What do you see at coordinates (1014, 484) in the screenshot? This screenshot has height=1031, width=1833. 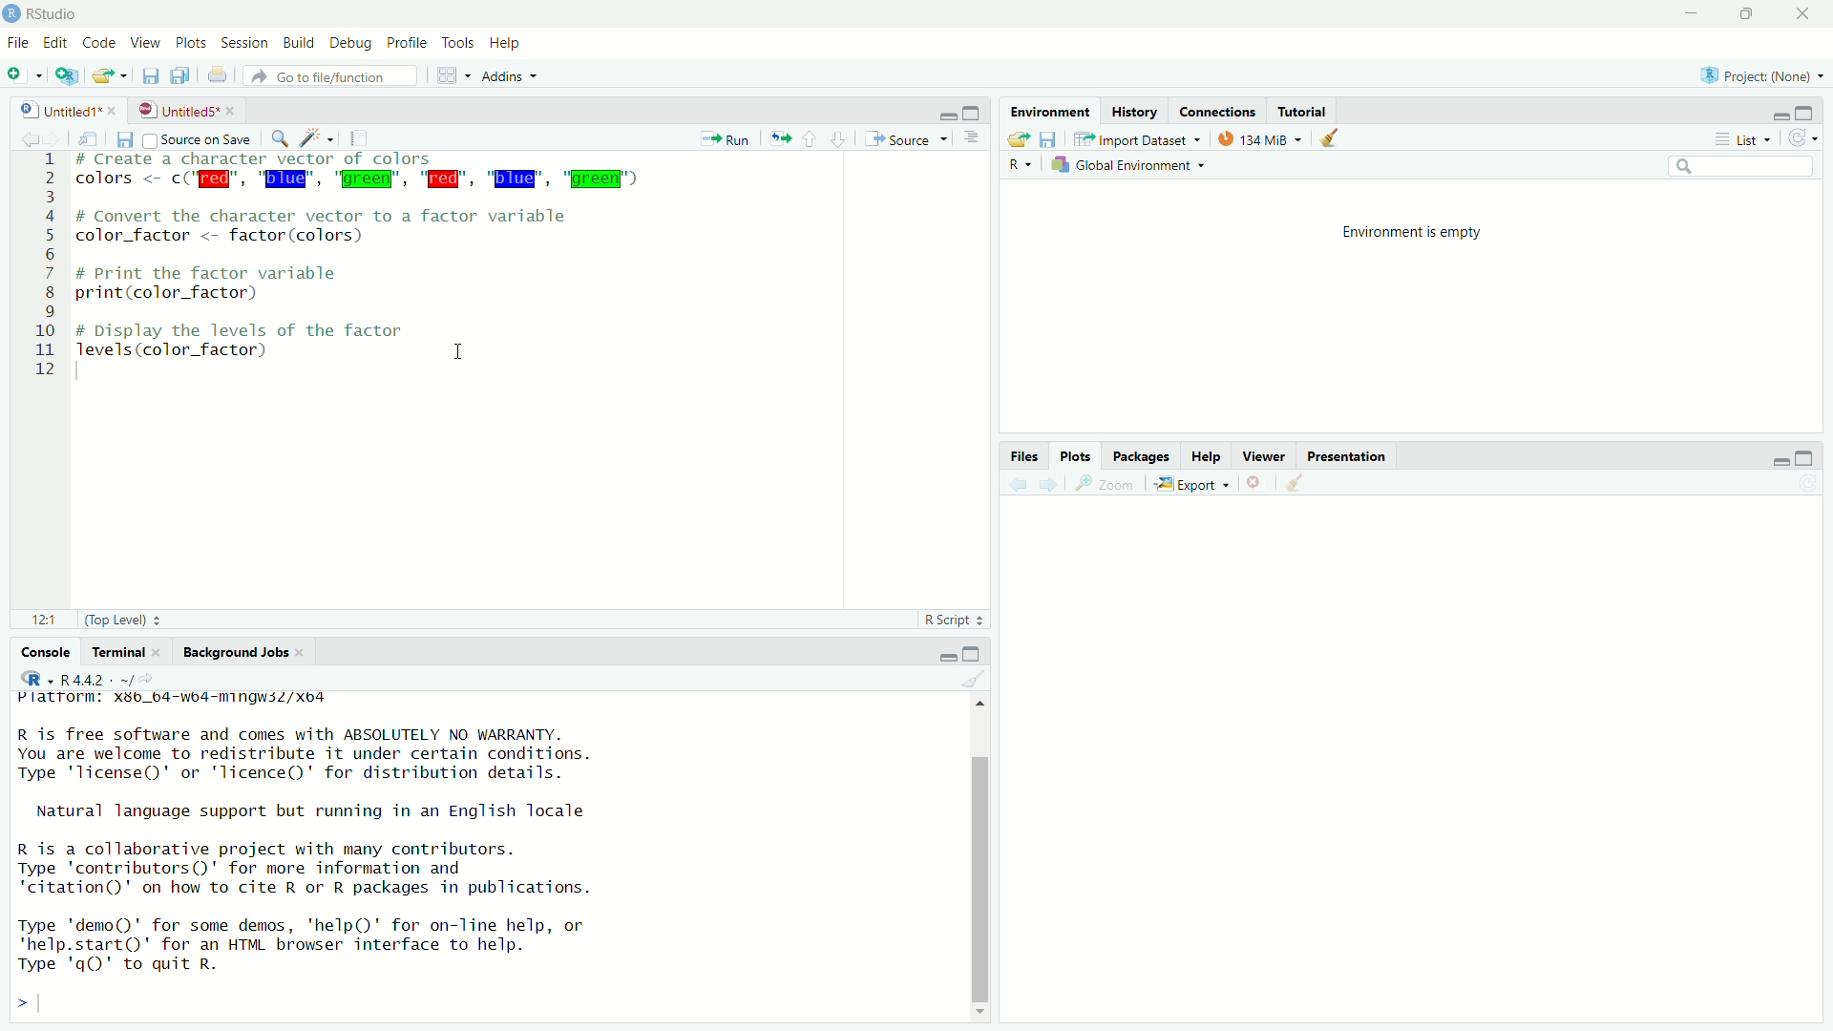 I see `previous plot` at bounding box center [1014, 484].